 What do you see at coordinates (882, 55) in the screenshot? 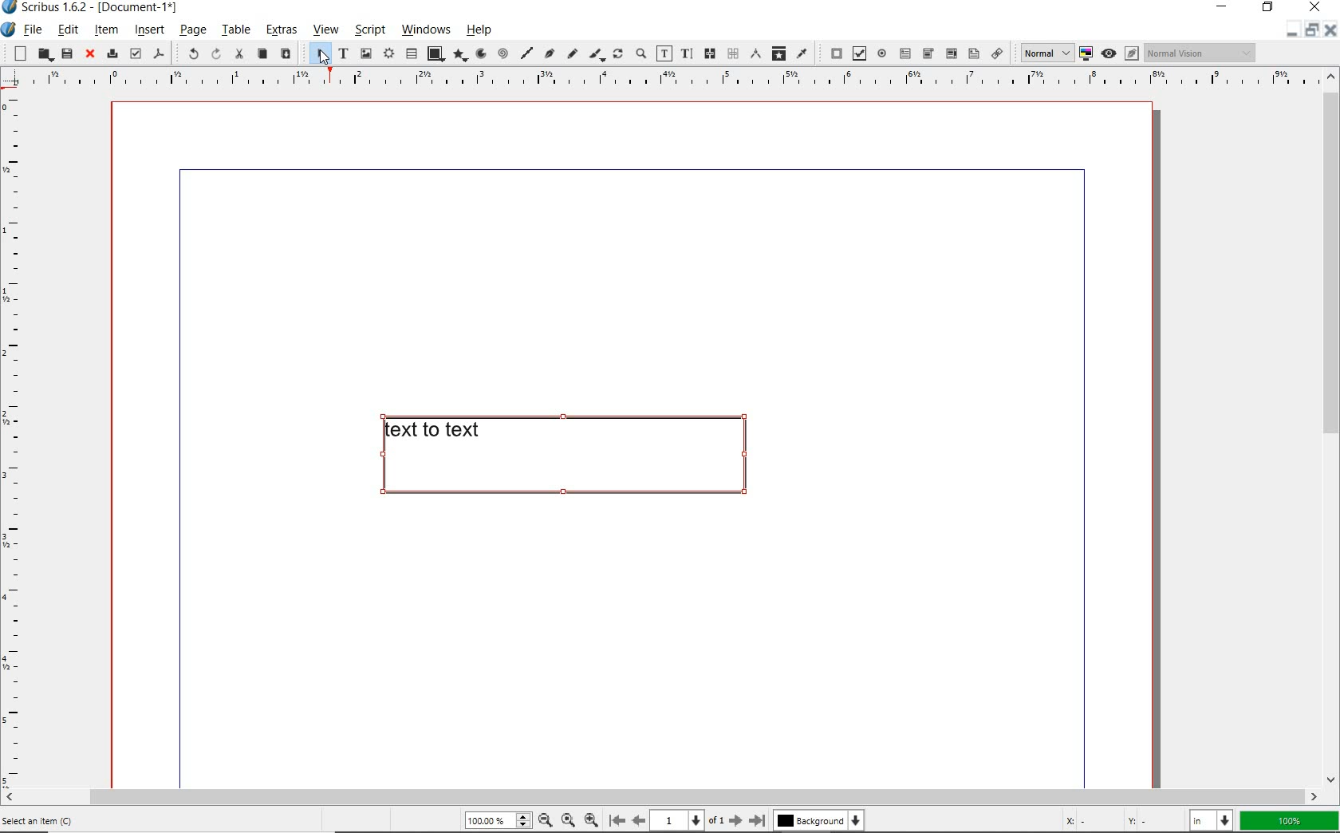
I see `pdf radio button` at bounding box center [882, 55].